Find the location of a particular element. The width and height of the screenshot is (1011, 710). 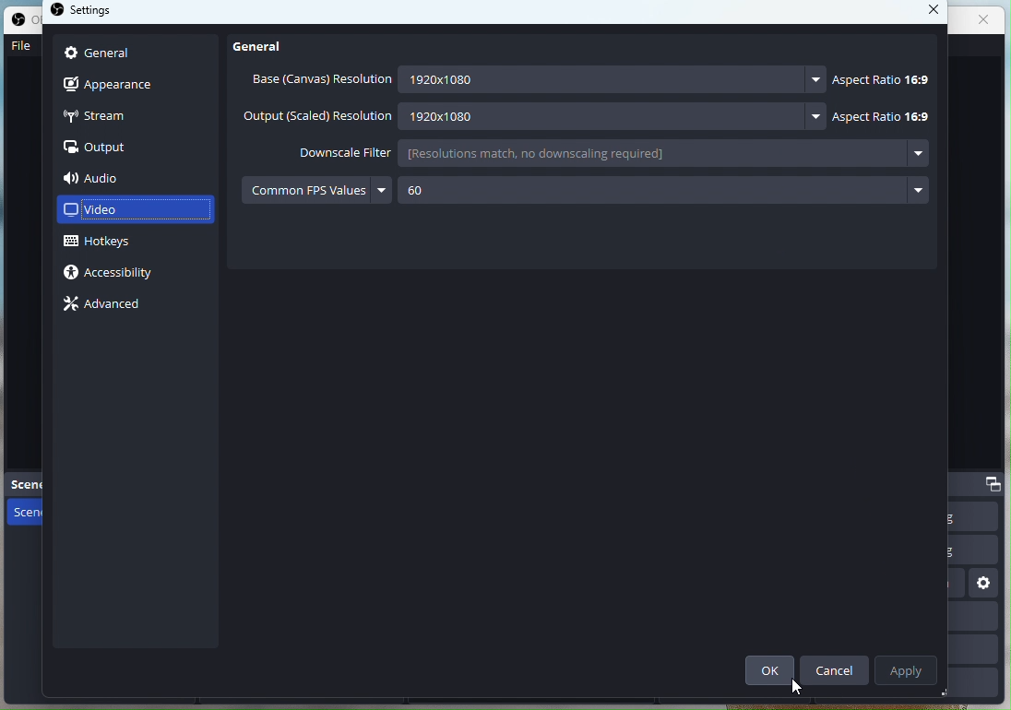

Output (scaled) resolution is located at coordinates (318, 116).